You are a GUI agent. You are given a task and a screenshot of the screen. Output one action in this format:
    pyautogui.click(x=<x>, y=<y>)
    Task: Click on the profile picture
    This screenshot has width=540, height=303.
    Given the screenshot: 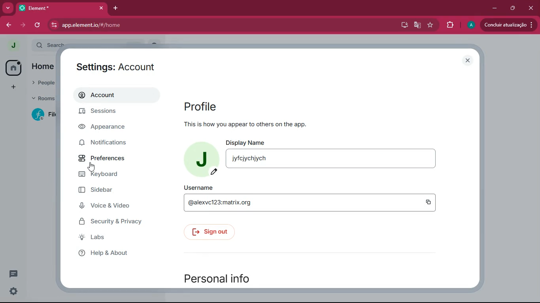 What is the action you would take?
    pyautogui.click(x=11, y=45)
    